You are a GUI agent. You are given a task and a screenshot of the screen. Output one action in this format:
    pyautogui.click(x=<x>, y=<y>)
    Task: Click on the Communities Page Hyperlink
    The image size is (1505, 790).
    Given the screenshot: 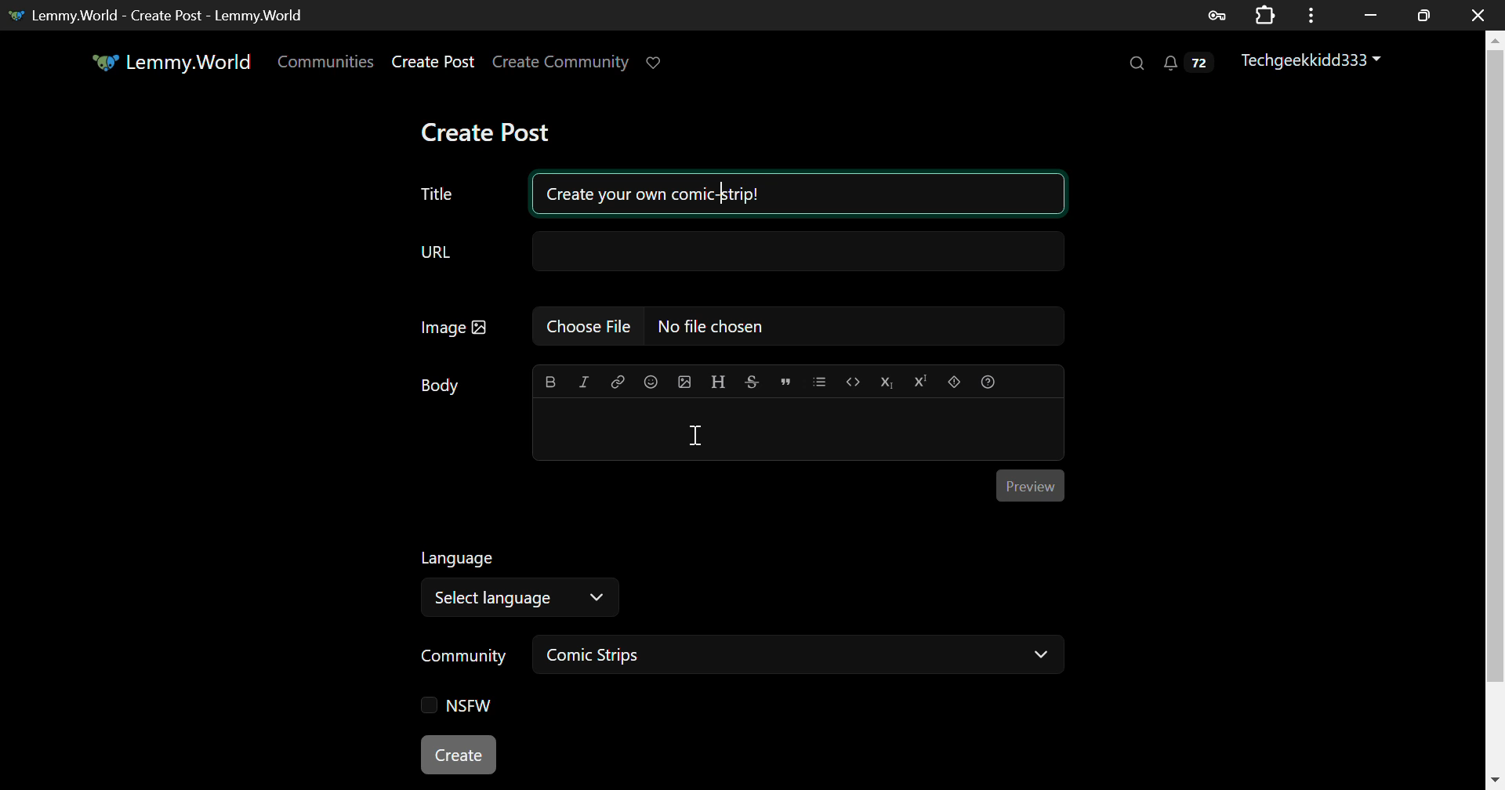 What is the action you would take?
    pyautogui.click(x=325, y=61)
    